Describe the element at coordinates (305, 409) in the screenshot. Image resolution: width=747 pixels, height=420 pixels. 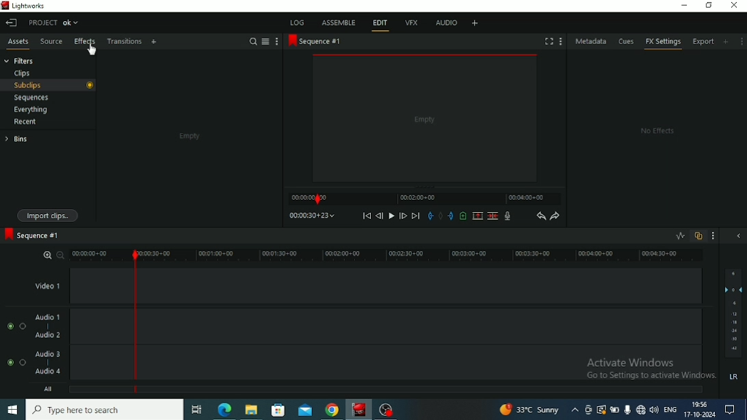
I see `Mail` at that location.